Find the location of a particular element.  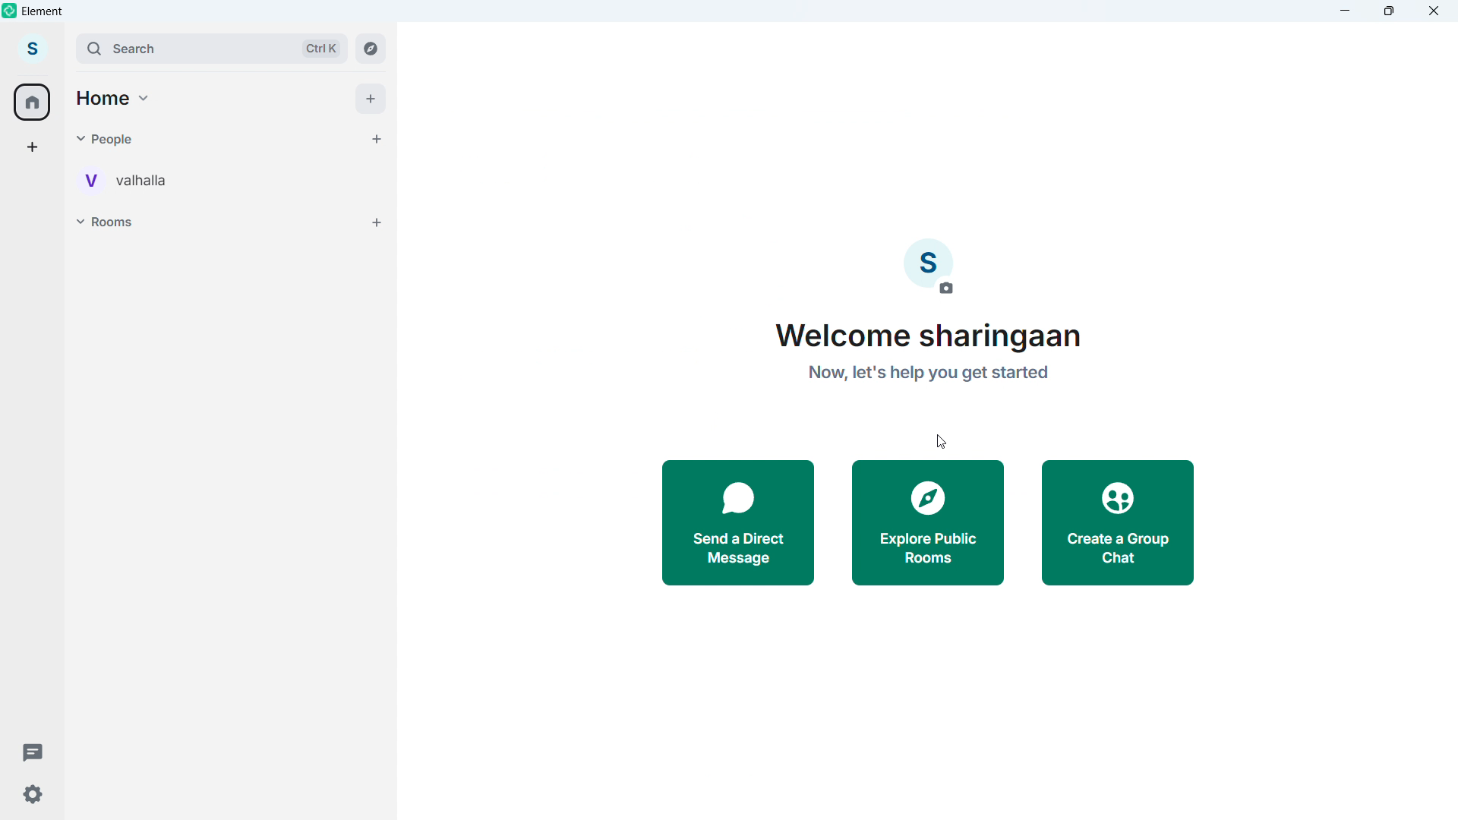

Home  is located at coordinates (115, 96).